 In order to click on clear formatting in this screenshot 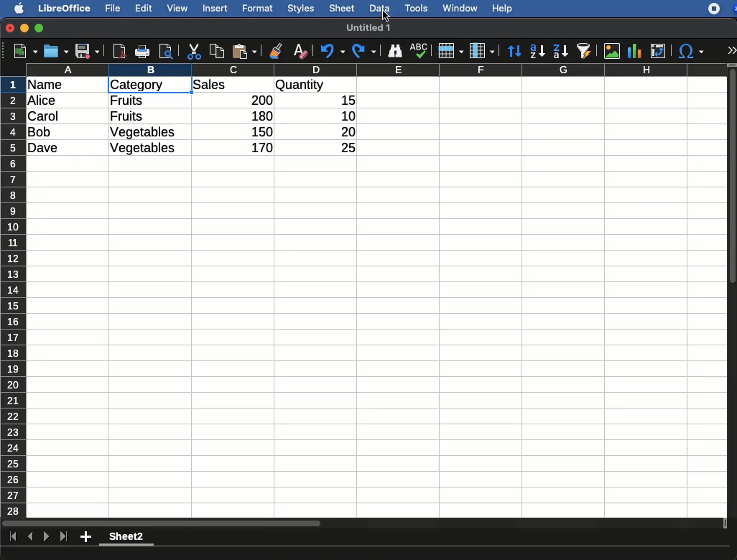, I will do `click(300, 52)`.